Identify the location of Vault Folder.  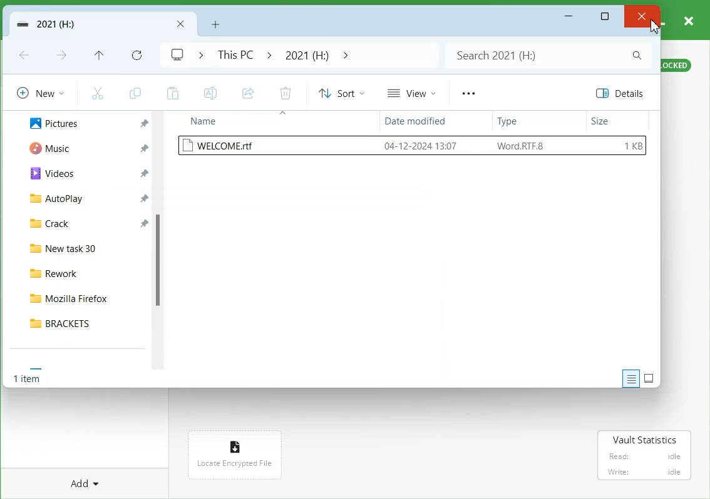
(81, 24).